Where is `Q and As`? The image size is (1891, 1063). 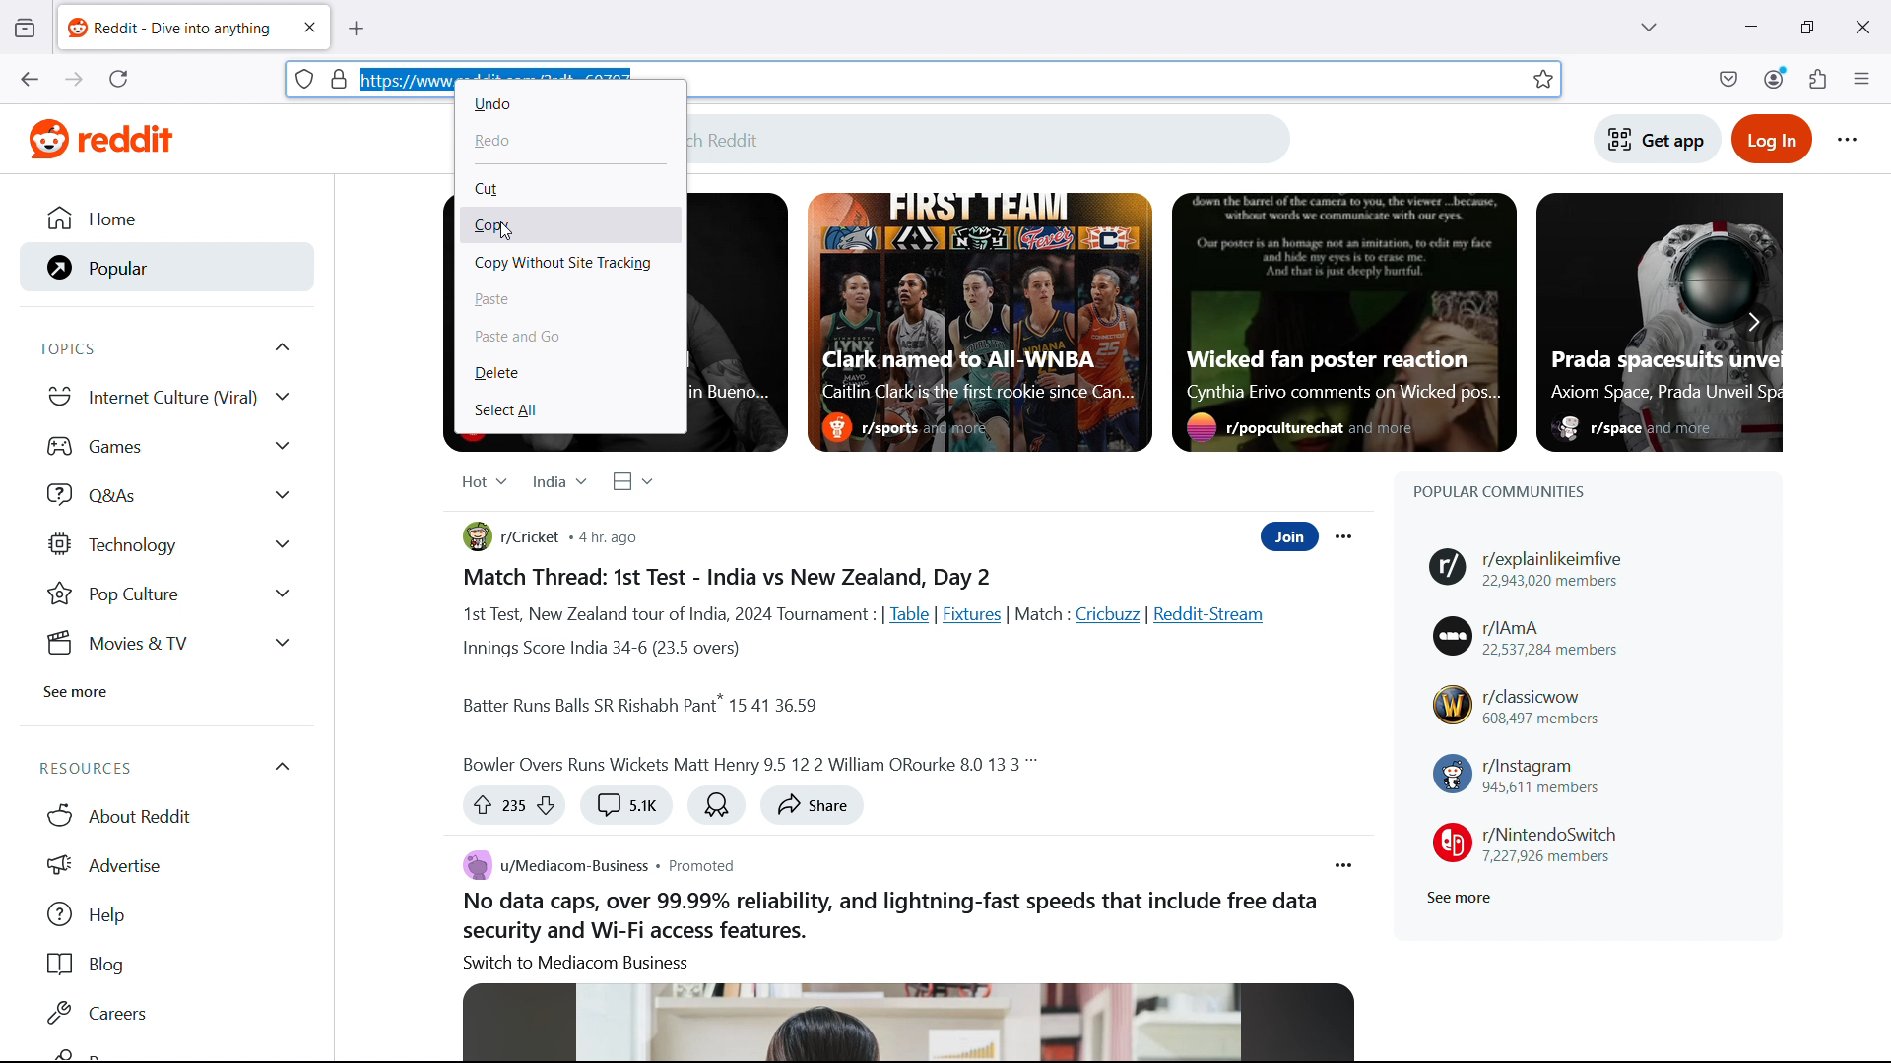
Q and As is located at coordinates (168, 492).